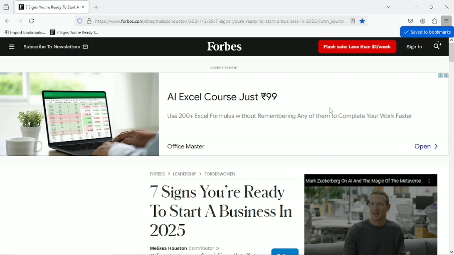 Image resolution: width=454 pixels, height=255 pixels. I want to click on Save to pocket, so click(410, 20).